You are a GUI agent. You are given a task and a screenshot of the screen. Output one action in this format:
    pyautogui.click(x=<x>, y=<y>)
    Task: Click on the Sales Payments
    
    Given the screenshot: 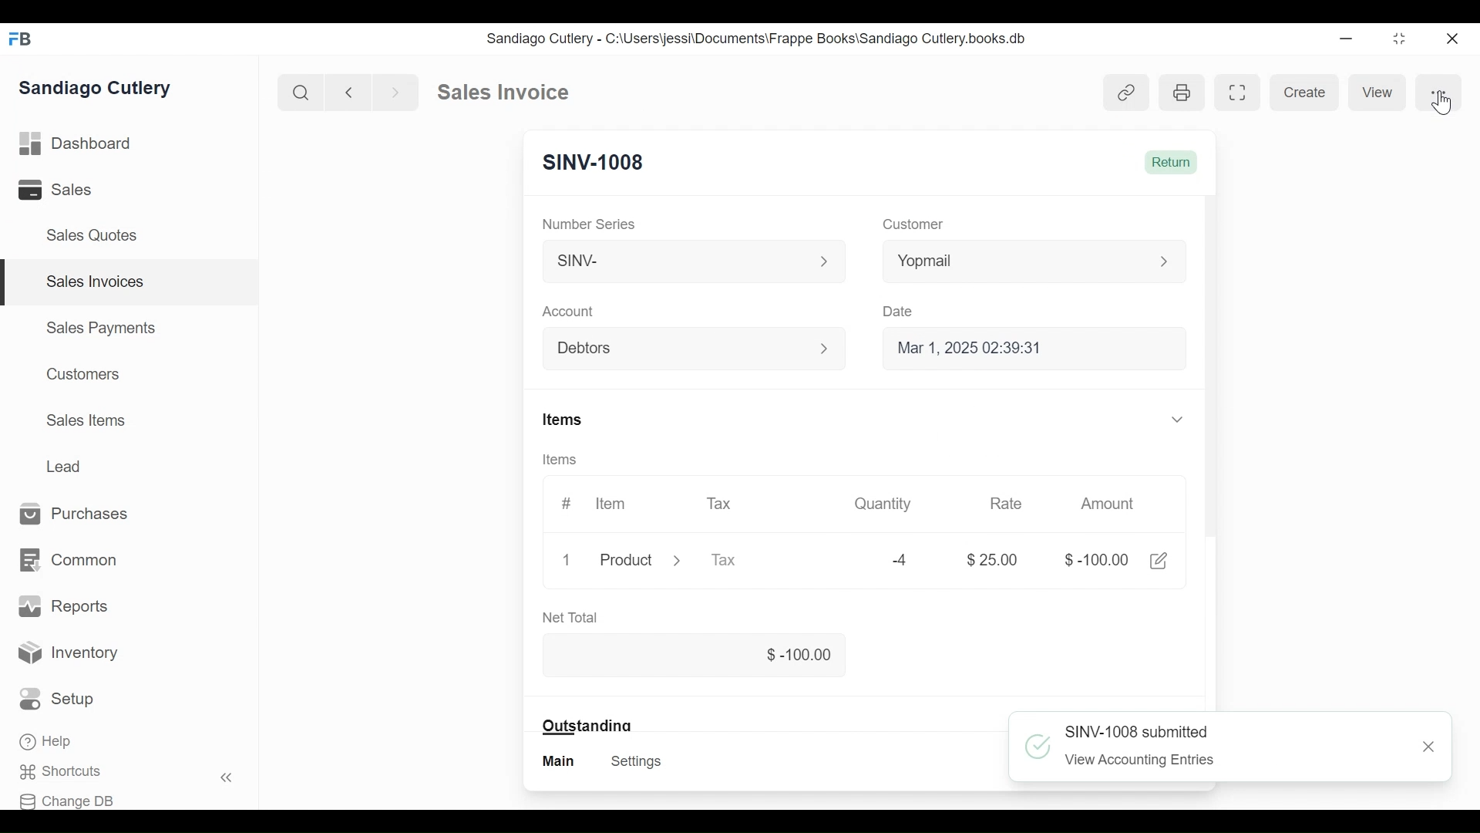 What is the action you would take?
    pyautogui.click(x=101, y=328)
    